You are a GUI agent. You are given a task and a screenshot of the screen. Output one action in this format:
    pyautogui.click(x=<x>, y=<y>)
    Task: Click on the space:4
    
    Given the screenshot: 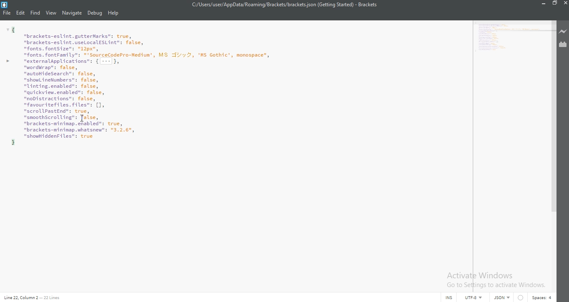 What is the action you would take?
    pyautogui.click(x=542, y=297)
    